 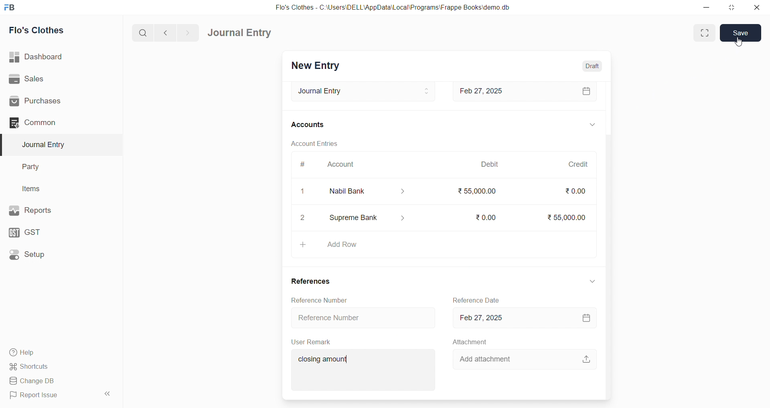 What do you see at coordinates (524, 358) in the screenshot?
I see `Add attachment` at bounding box center [524, 358].